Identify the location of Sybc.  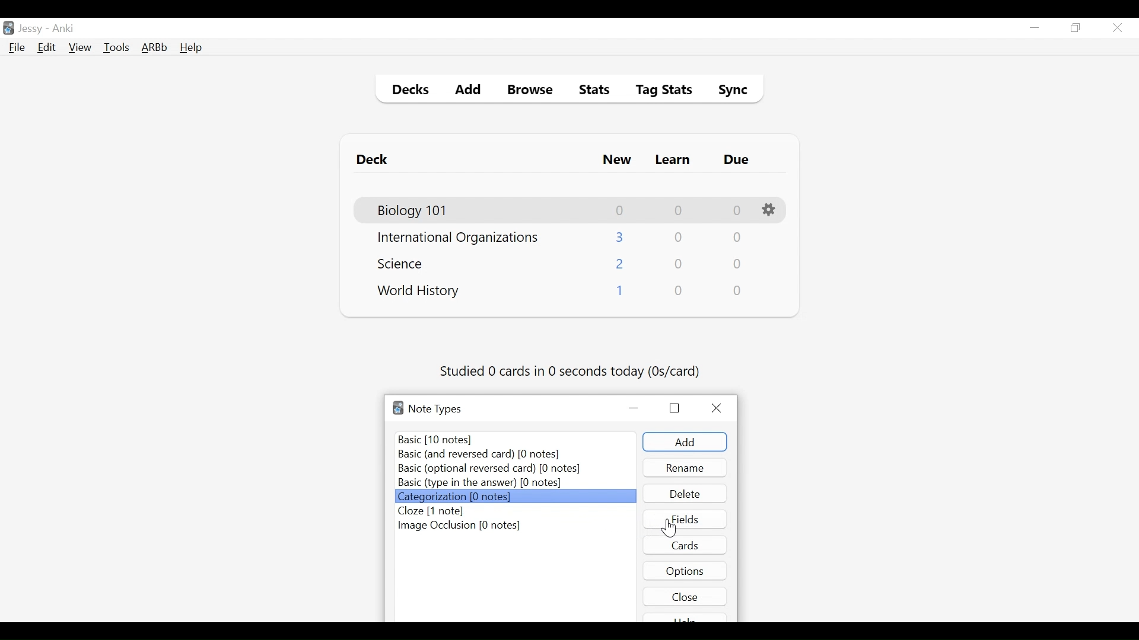
(728, 91).